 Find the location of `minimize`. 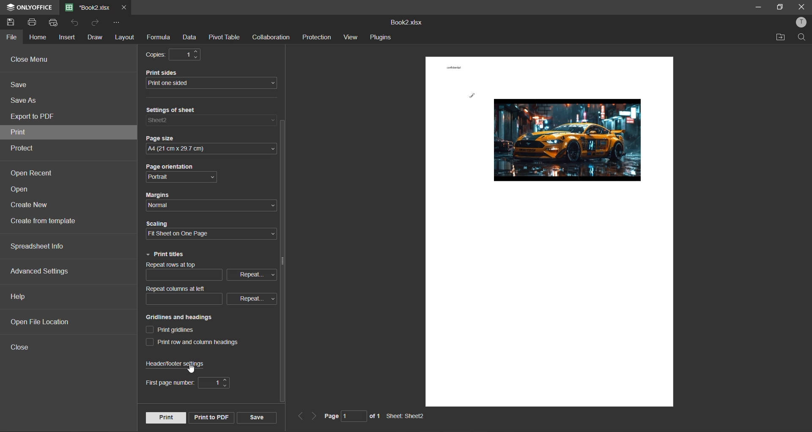

minimize is located at coordinates (757, 7).